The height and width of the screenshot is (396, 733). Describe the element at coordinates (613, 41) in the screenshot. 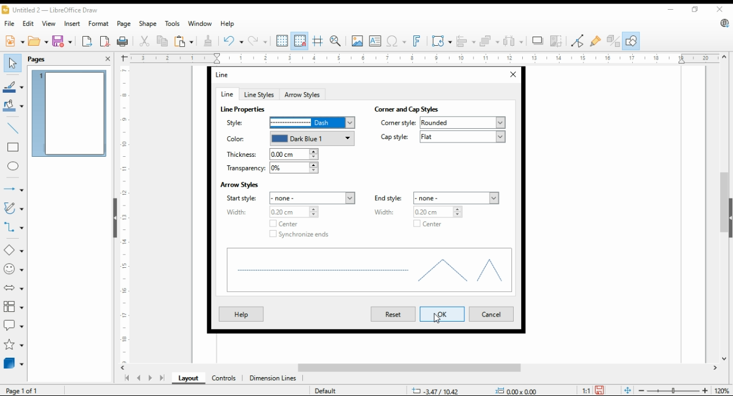

I see `toggle extrusions` at that location.